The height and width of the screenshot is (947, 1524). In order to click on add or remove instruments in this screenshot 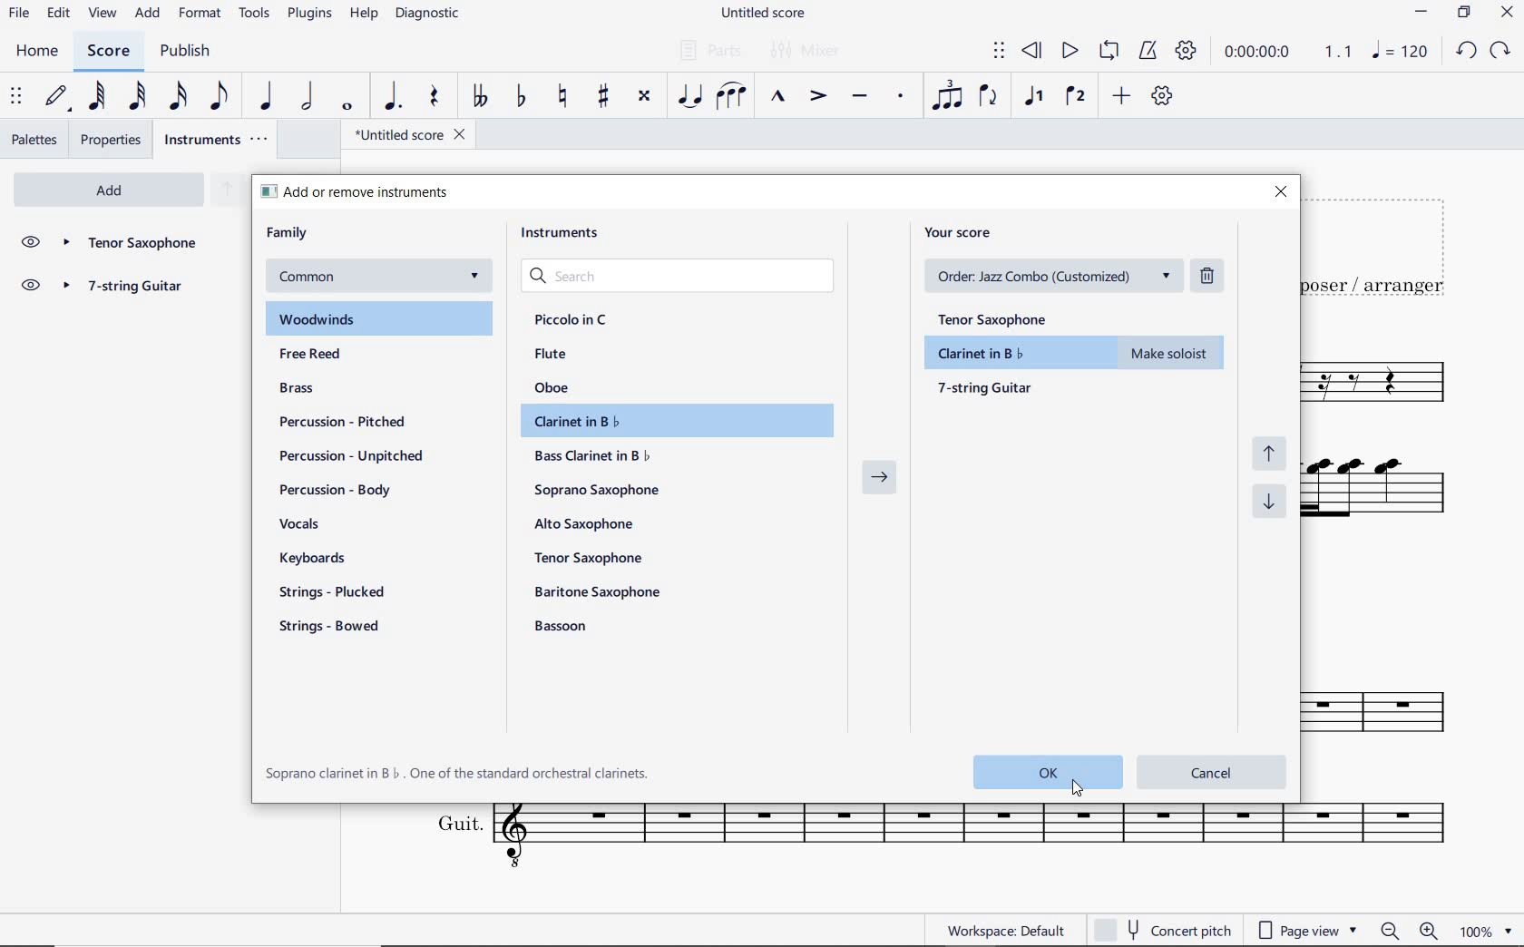, I will do `click(377, 191)`.